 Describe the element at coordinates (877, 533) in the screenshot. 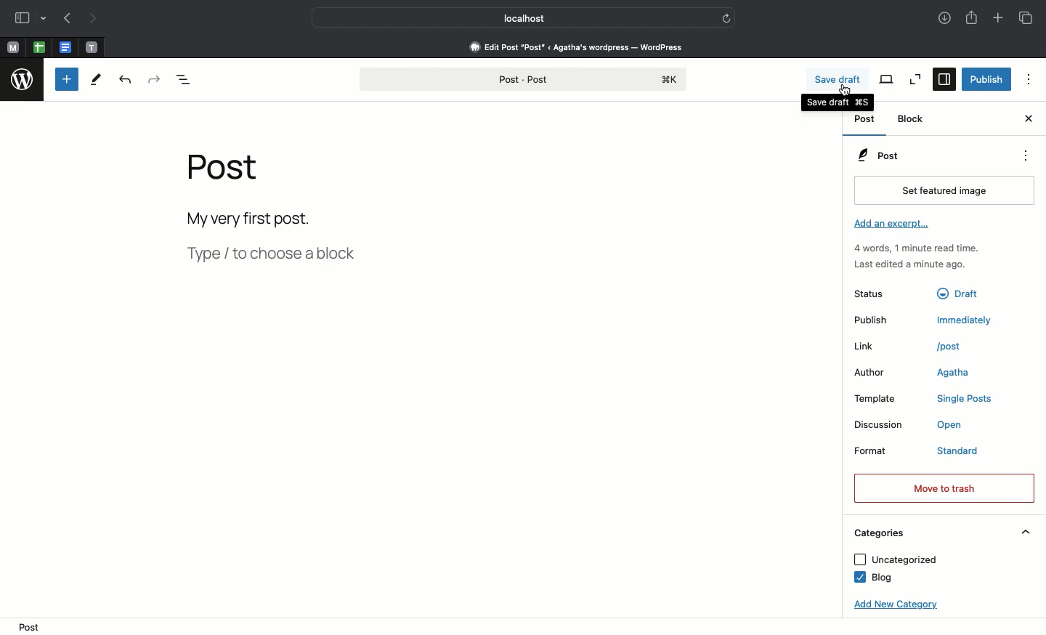

I see `Categories` at that location.